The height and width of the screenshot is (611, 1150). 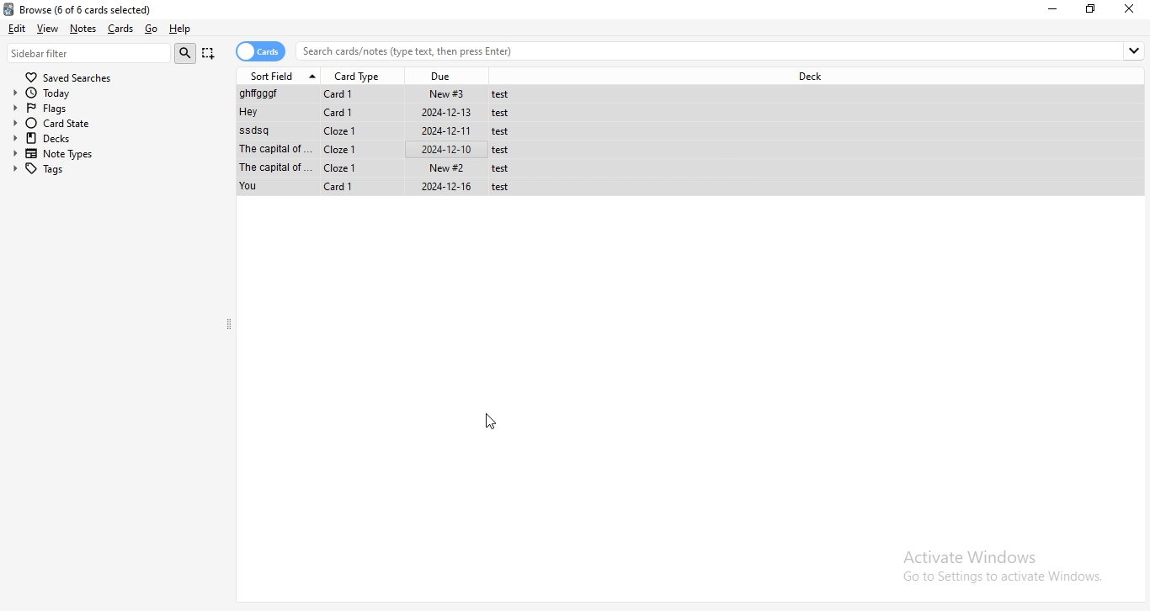 I want to click on File, so click(x=381, y=94).